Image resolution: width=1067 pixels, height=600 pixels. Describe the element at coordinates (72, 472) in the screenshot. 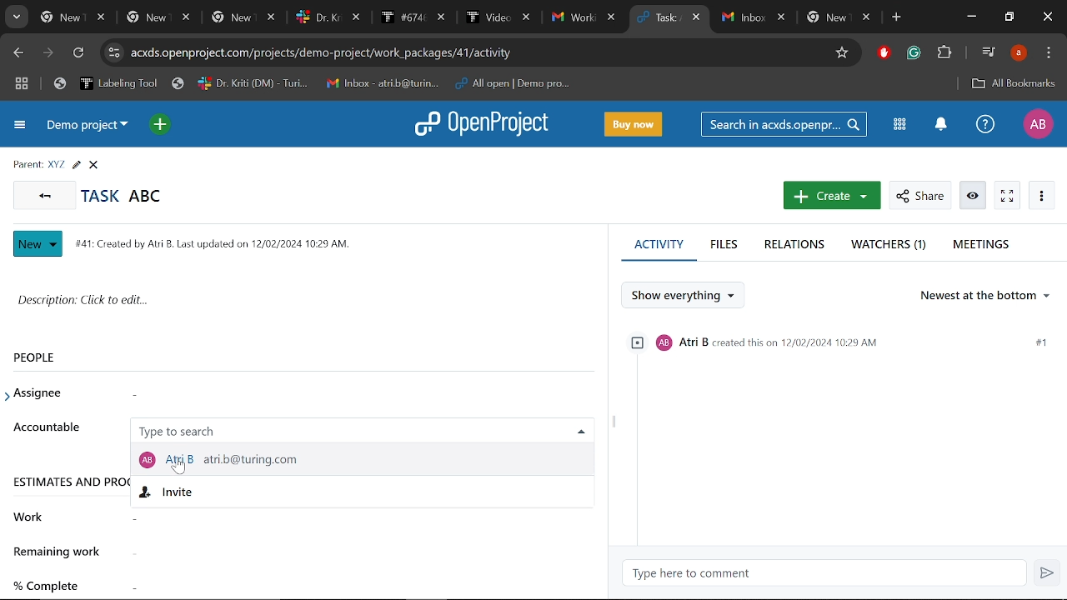

I see `Estimates and progress` at that location.